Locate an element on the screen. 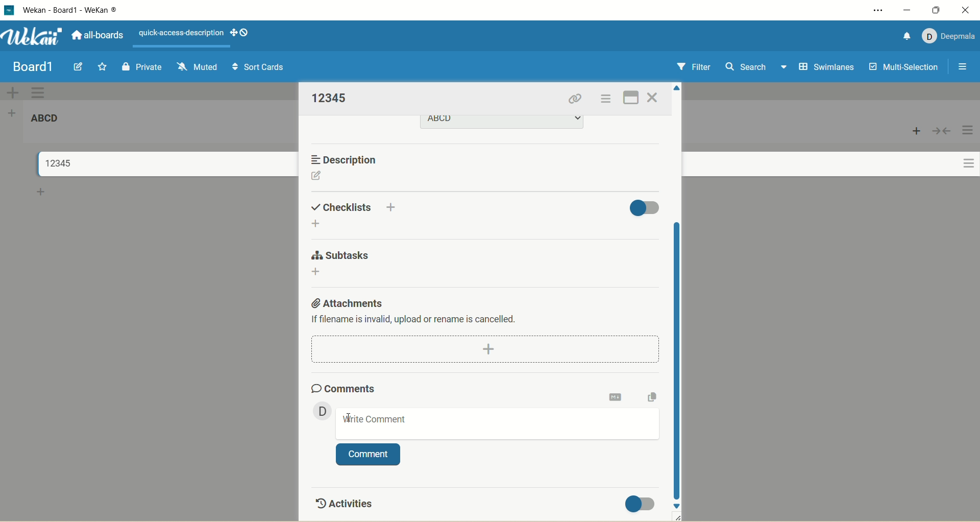 The width and height of the screenshot is (980, 522). dd is located at coordinates (488, 349).